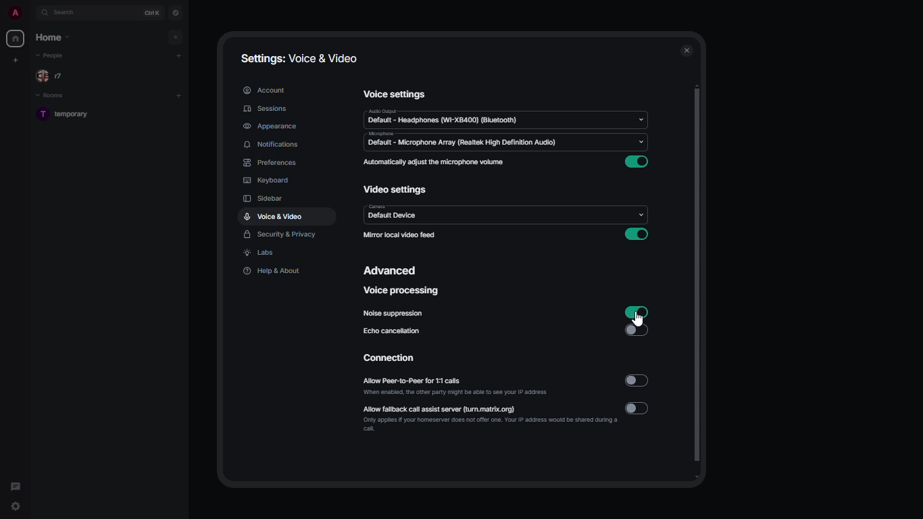 The height and width of the screenshot is (519, 923). What do you see at coordinates (637, 408) in the screenshot?
I see `disabled` at bounding box center [637, 408].